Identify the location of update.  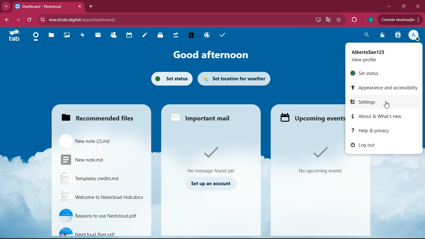
(400, 20).